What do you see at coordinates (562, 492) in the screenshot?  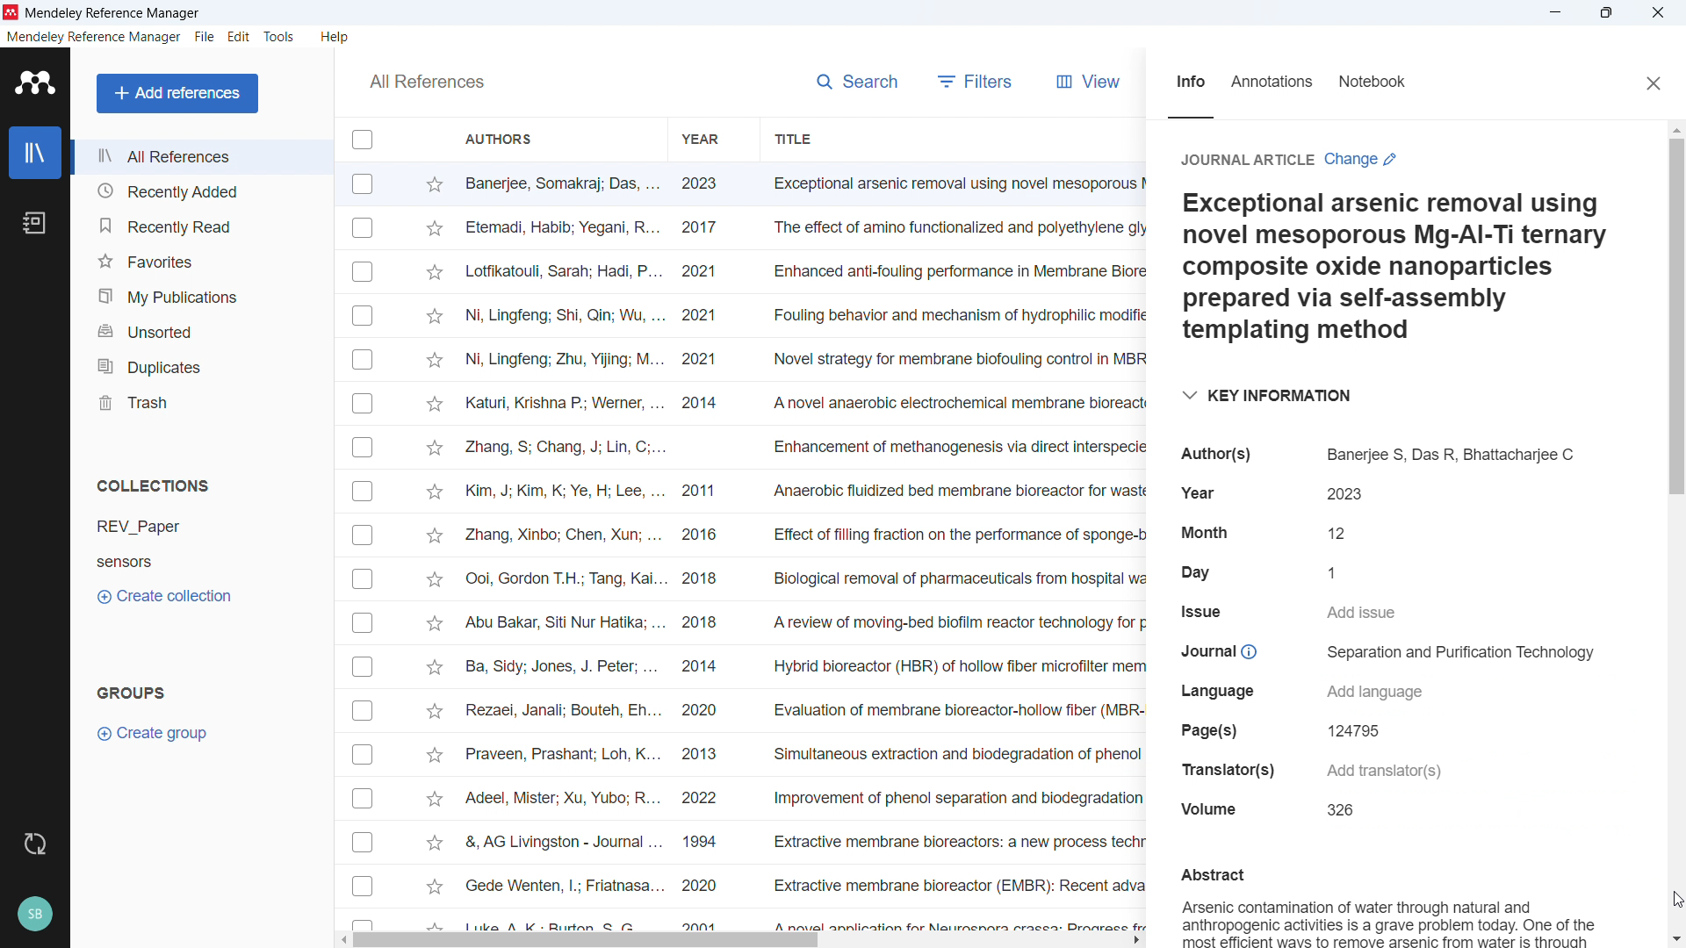 I see `kim,j,kim,k,ye,h,lee` at bounding box center [562, 492].